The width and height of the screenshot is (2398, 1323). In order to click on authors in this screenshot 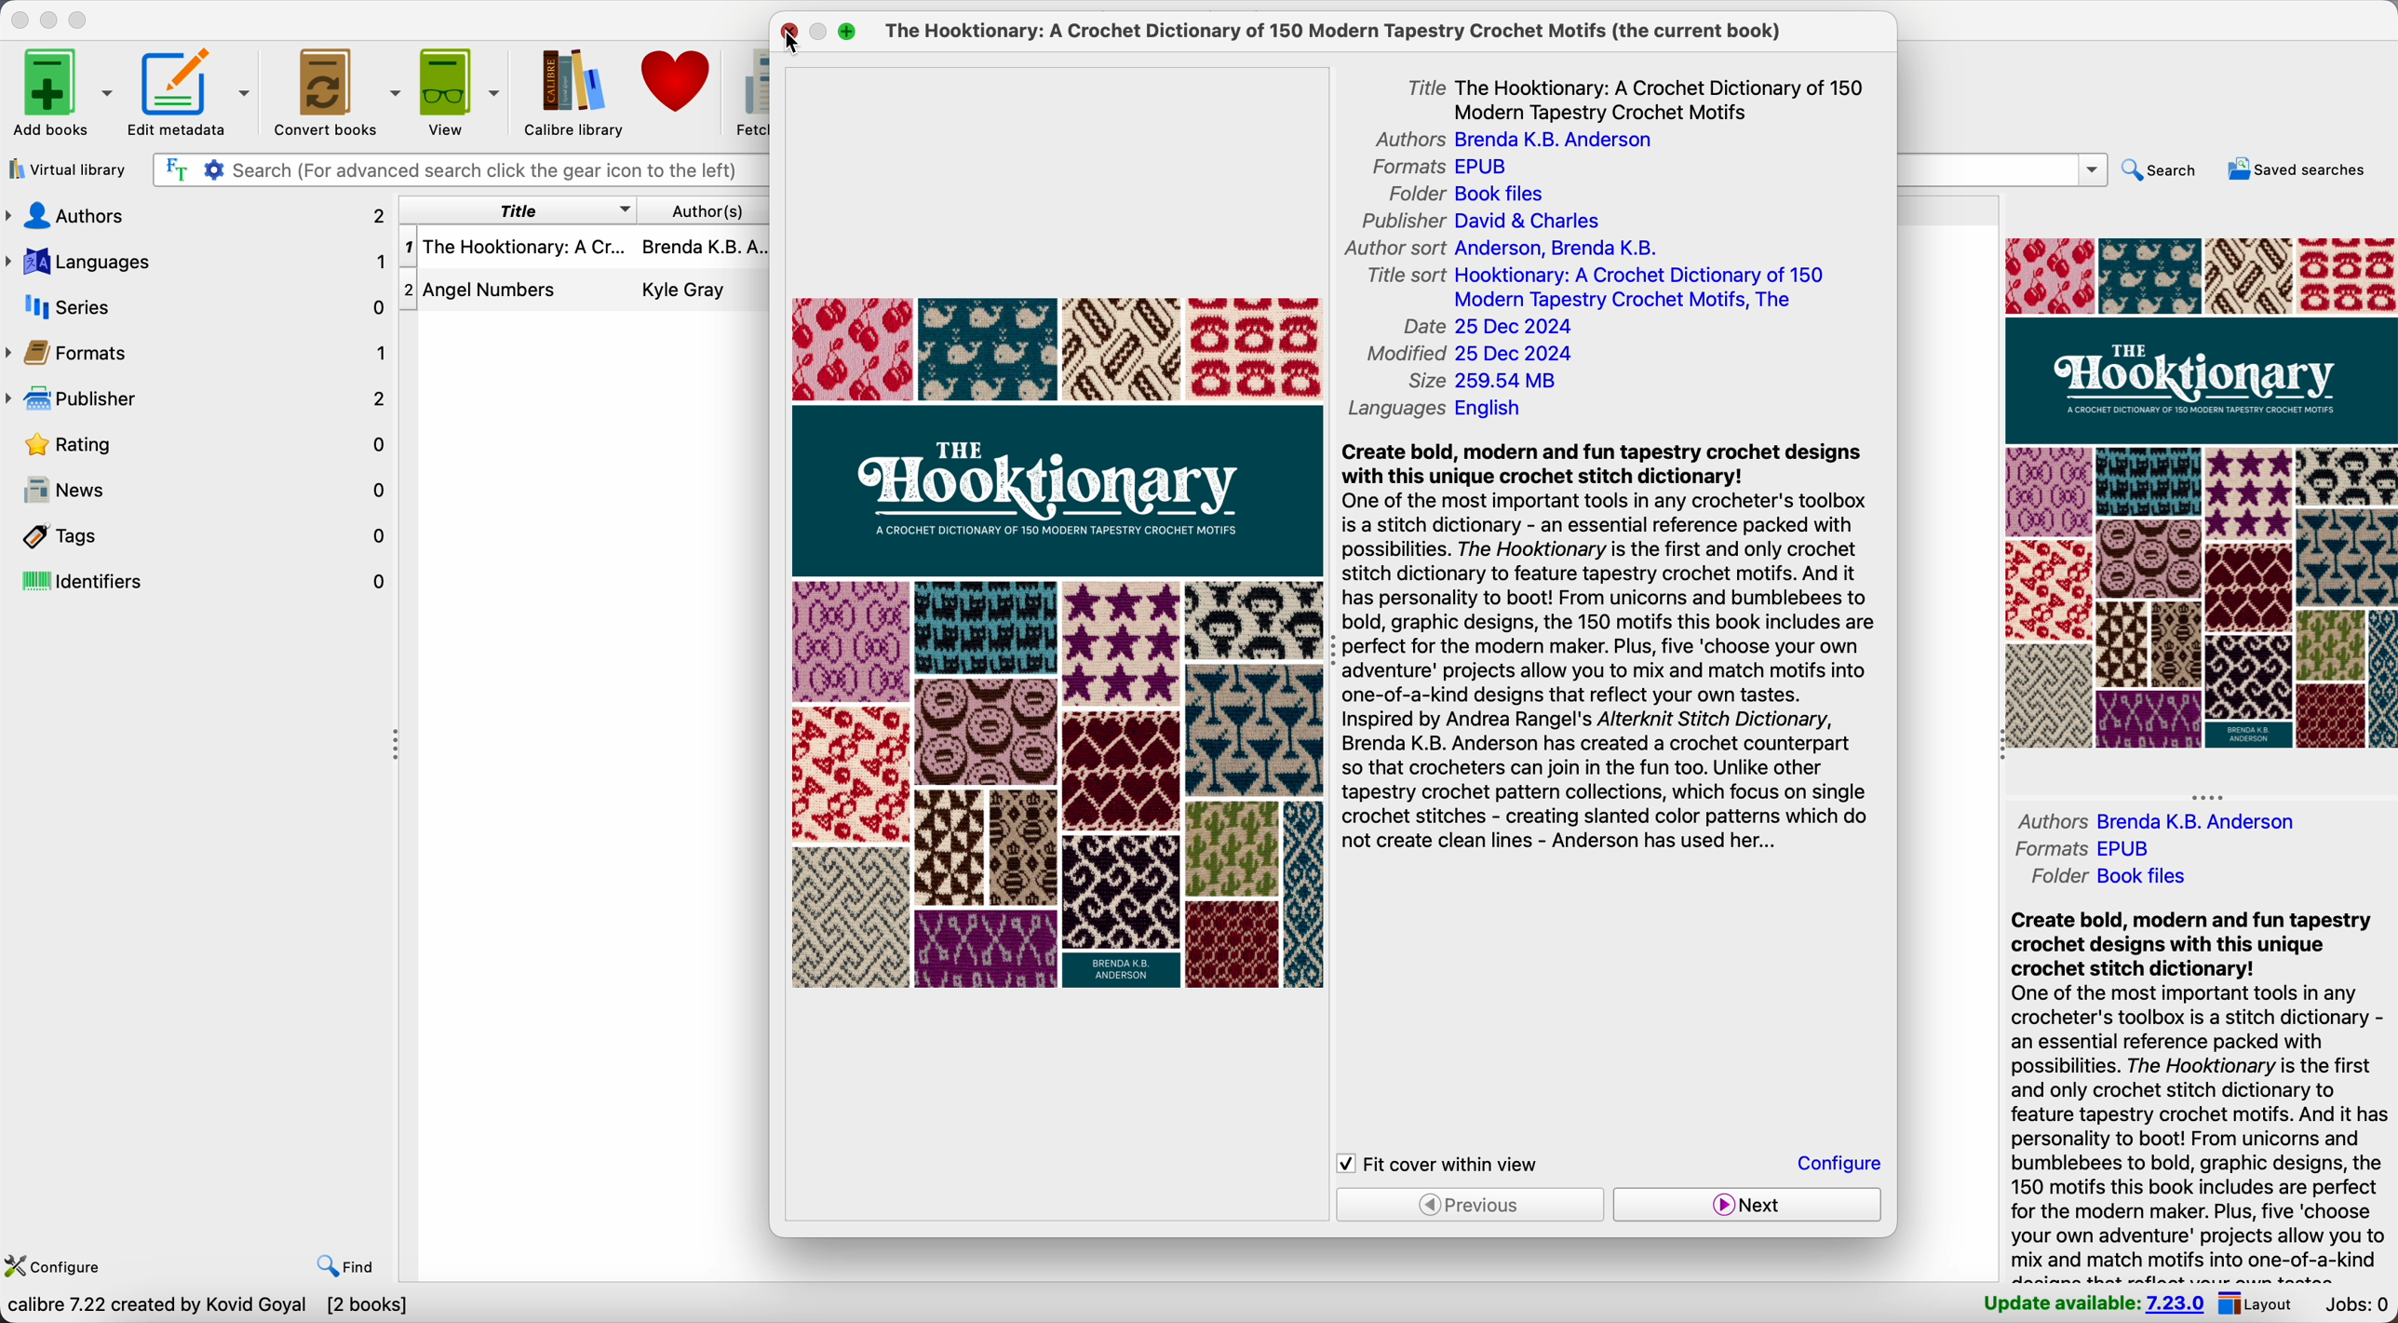, I will do `click(1506, 141)`.